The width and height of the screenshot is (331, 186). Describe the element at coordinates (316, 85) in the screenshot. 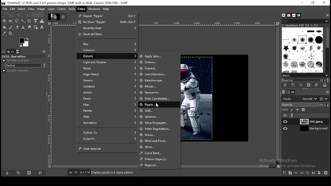

I see `refresh brushes` at that location.